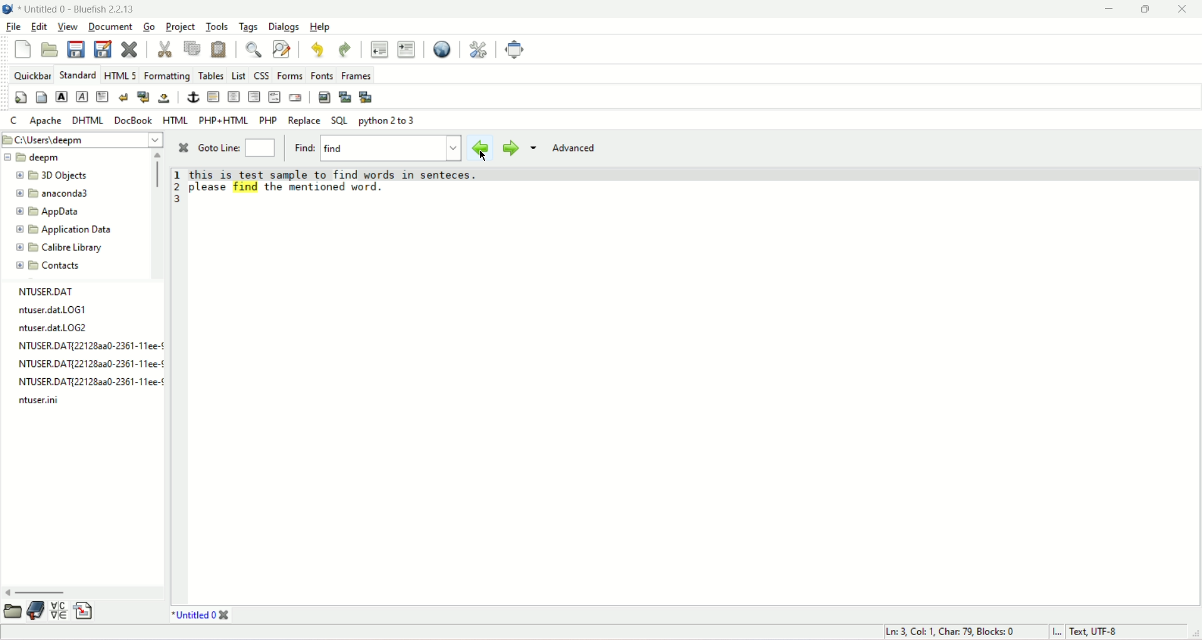 Image resolution: width=1202 pixels, height=640 pixels. What do you see at coordinates (78, 9) in the screenshot?
I see `title` at bounding box center [78, 9].